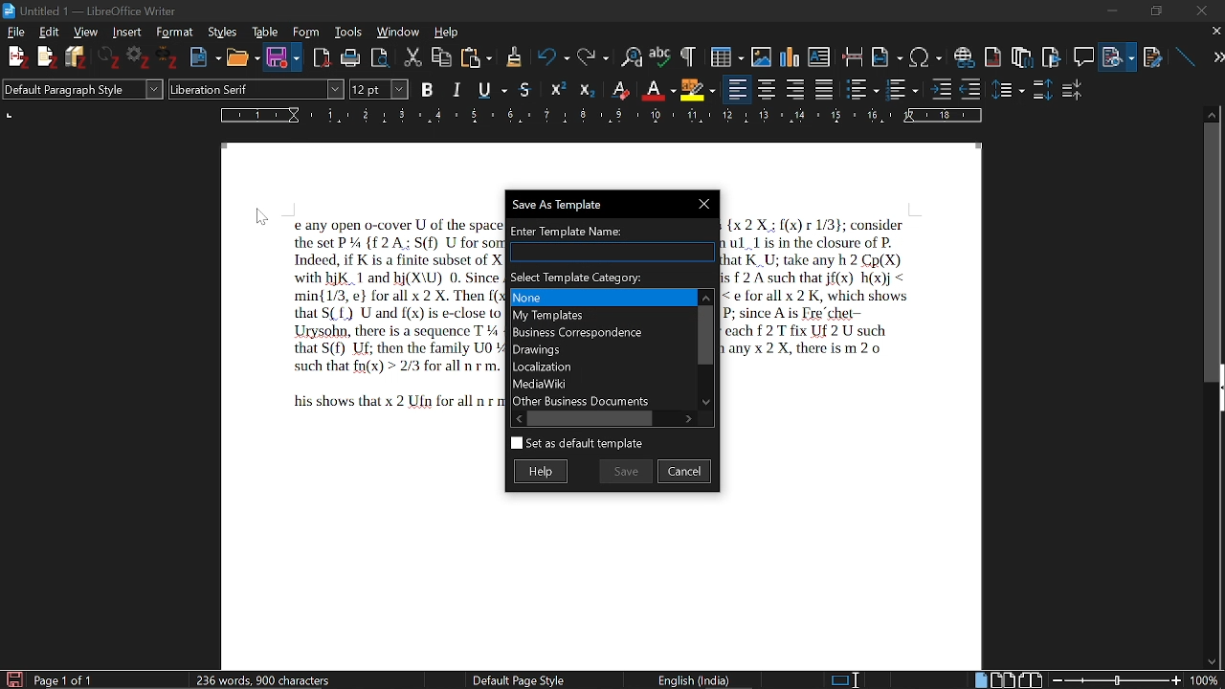  Describe the element at coordinates (1006, 678) in the screenshot. I see `Multiple pages` at that location.